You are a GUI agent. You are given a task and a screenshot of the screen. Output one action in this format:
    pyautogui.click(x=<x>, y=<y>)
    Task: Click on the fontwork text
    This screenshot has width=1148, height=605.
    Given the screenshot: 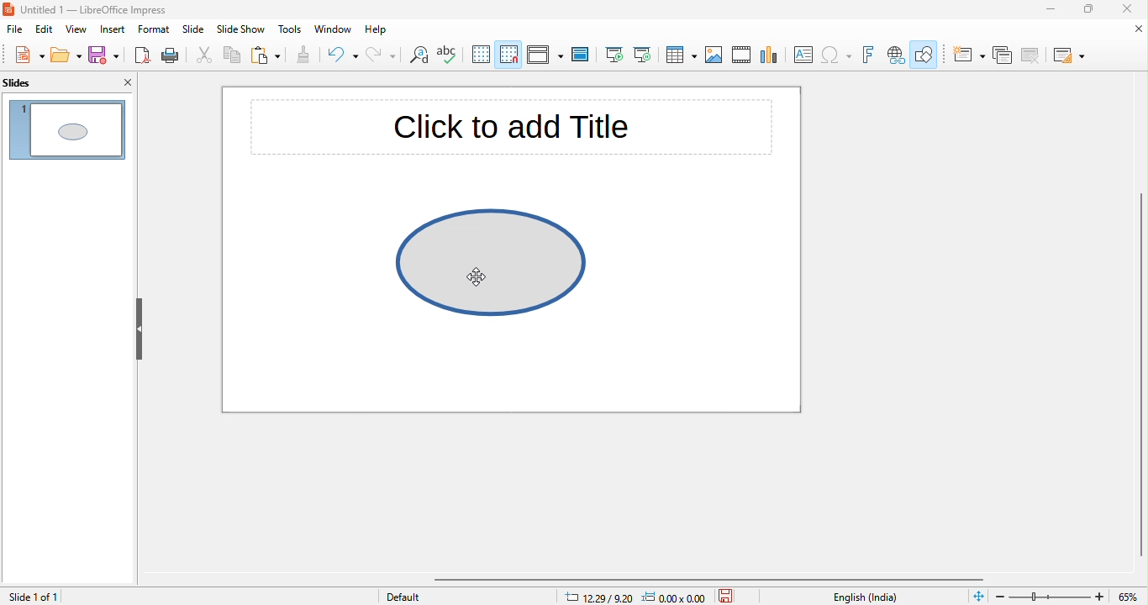 What is the action you would take?
    pyautogui.click(x=871, y=55)
    